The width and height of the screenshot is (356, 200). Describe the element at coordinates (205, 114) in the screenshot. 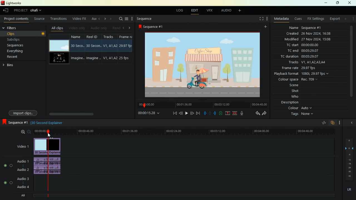

I see `pull` at that location.